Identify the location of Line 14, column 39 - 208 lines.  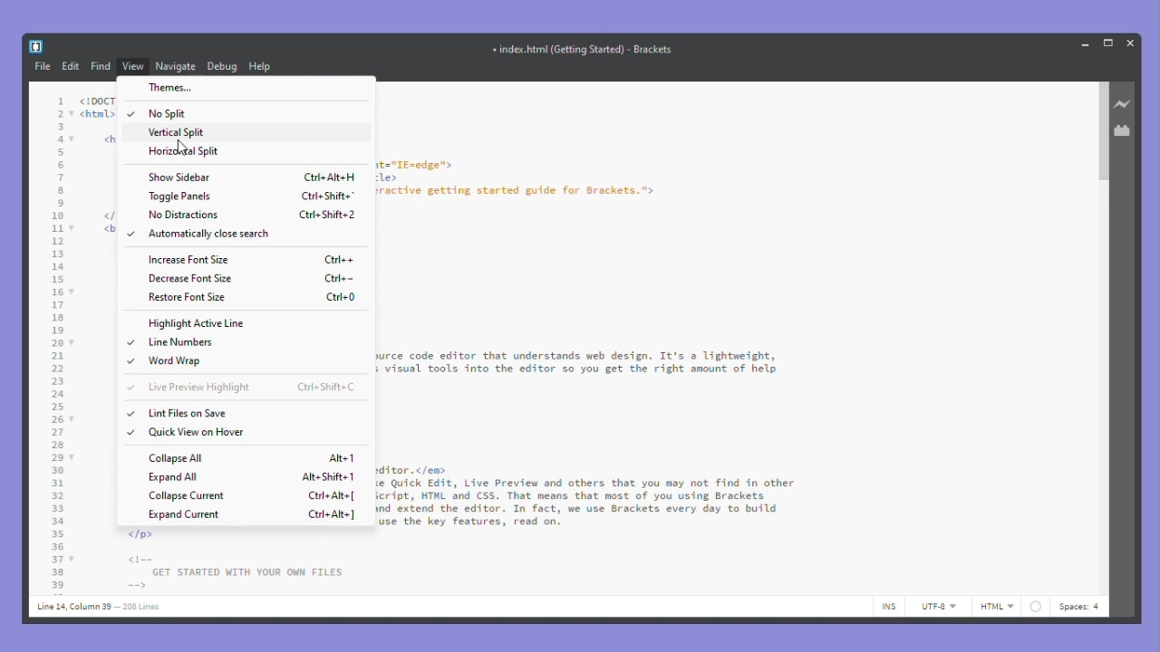
(97, 608).